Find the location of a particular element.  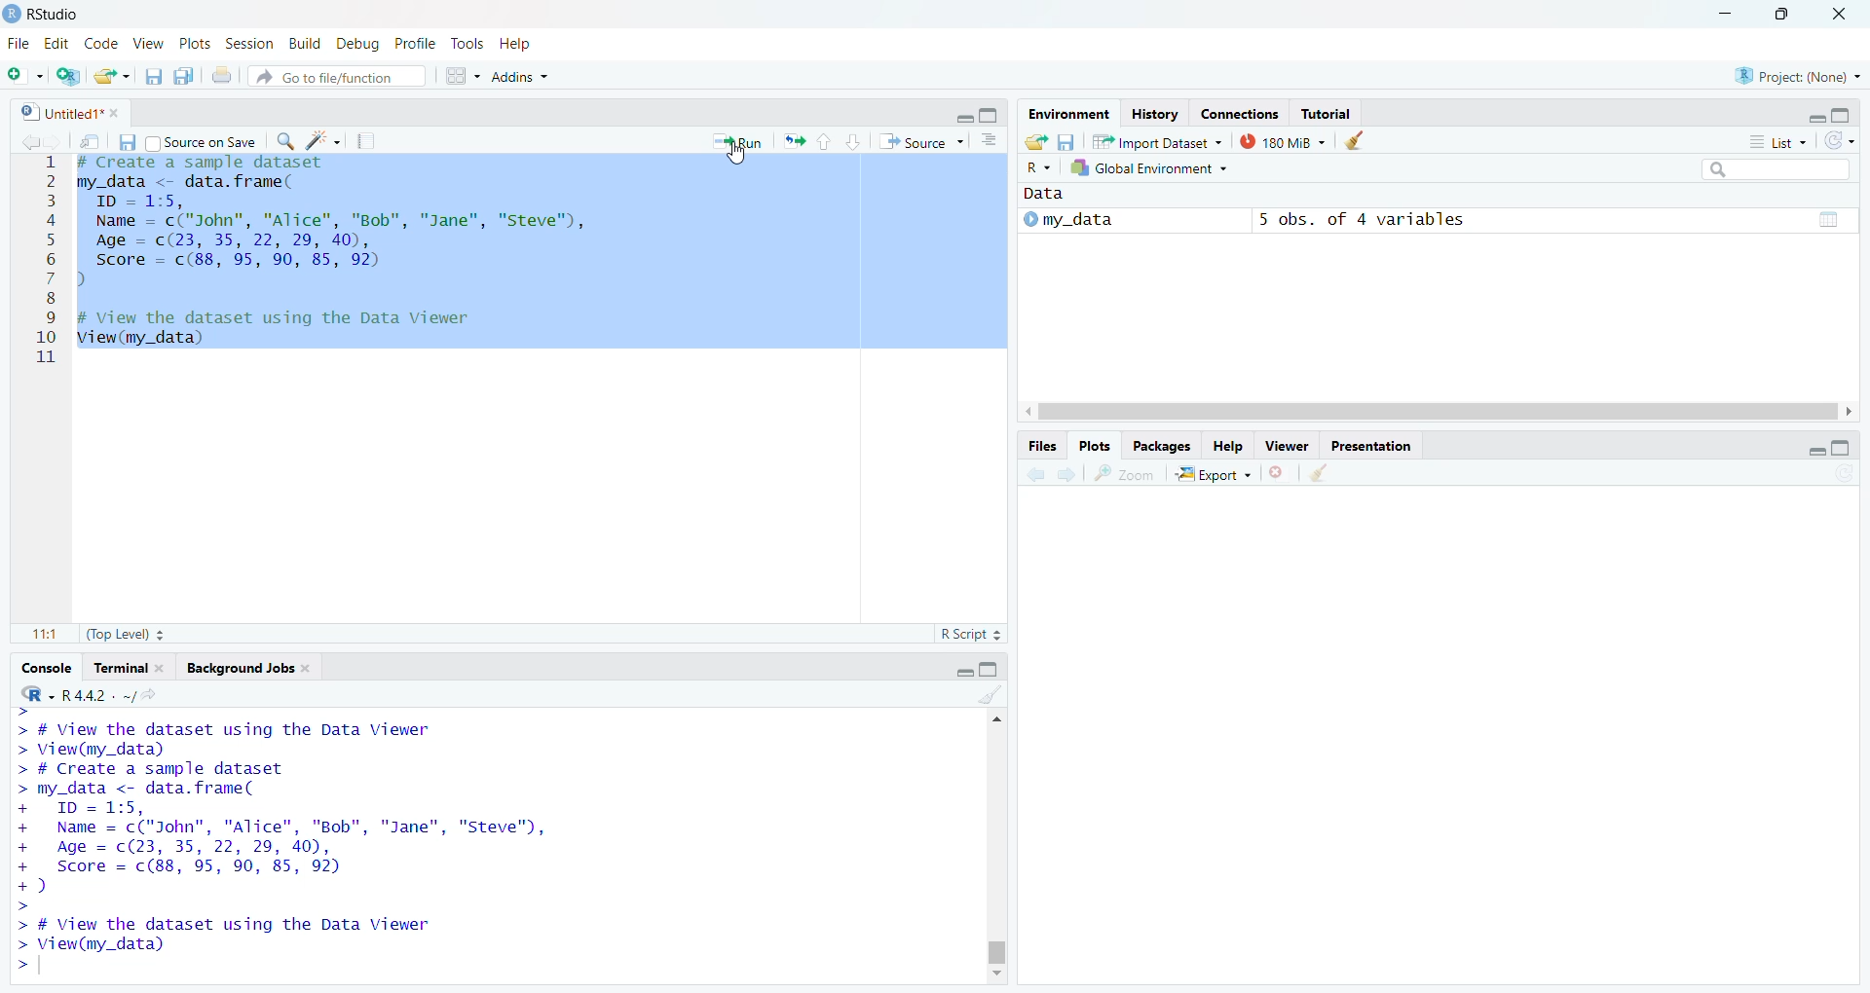

Back is located at coordinates (30, 142).